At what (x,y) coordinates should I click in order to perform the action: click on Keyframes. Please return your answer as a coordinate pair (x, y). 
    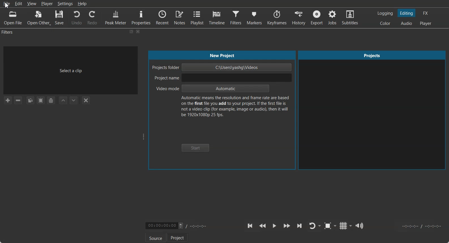
    Looking at the image, I should click on (277, 17).